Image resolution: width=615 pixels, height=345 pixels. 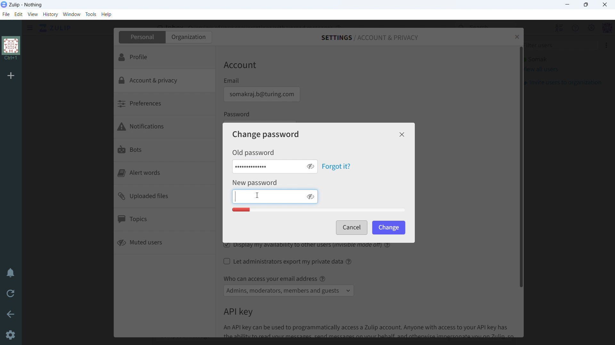 What do you see at coordinates (30, 28) in the screenshot?
I see `click to see sidebar menu` at bounding box center [30, 28].